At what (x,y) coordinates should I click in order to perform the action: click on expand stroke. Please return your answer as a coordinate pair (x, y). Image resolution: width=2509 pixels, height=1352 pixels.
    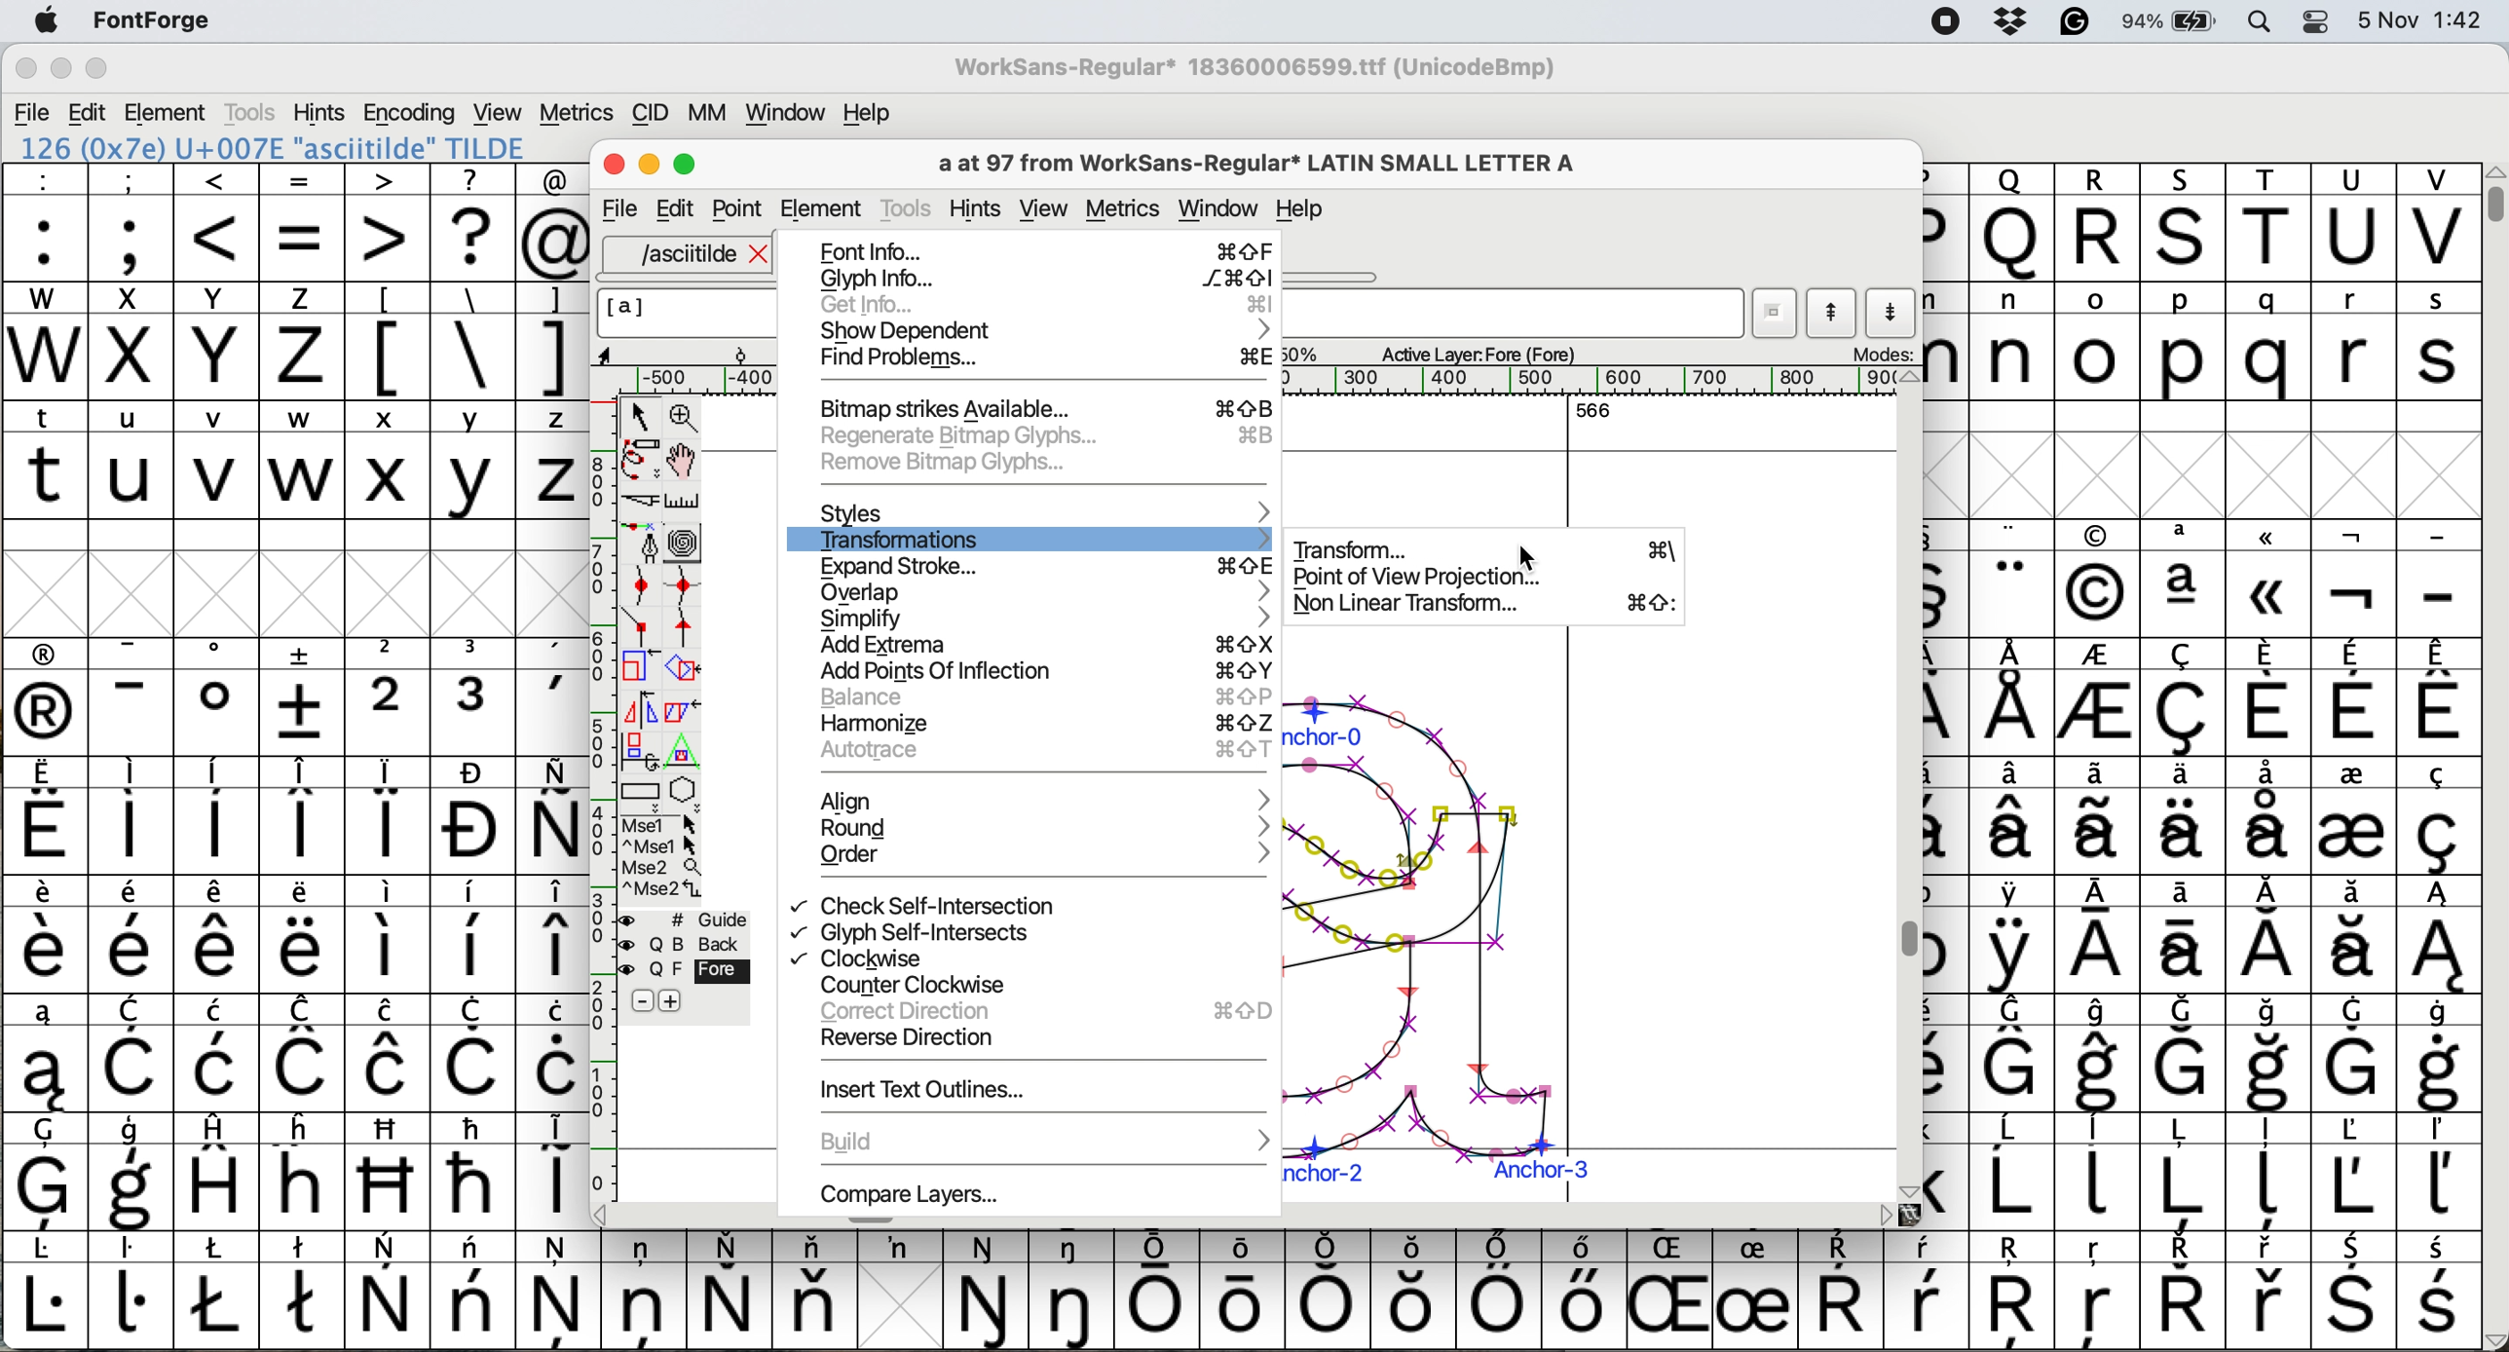
    Looking at the image, I should click on (1046, 567).